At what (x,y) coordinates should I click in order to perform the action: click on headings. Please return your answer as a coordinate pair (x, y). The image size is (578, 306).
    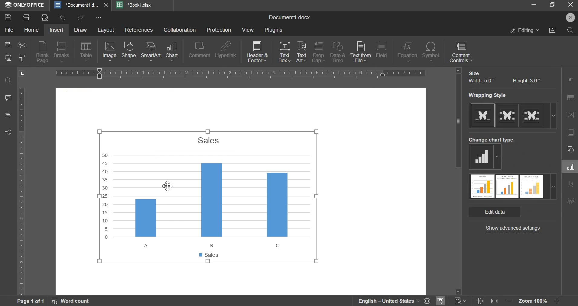
    Looking at the image, I should click on (7, 115).